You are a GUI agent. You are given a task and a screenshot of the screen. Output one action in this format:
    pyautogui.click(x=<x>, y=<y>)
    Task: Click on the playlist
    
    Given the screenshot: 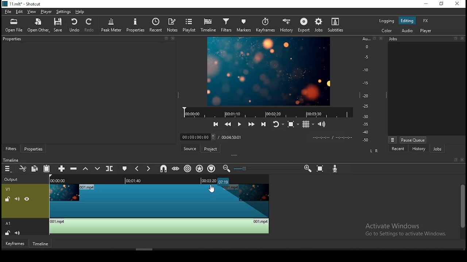 What is the action you would take?
    pyautogui.click(x=190, y=26)
    